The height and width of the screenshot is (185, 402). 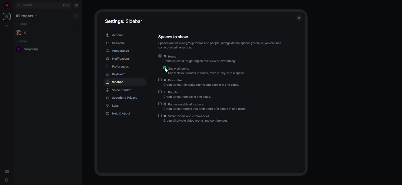 What do you see at coordinates (32, 50) in the screenshot?
I see `room` at bounding box center [32, 50].